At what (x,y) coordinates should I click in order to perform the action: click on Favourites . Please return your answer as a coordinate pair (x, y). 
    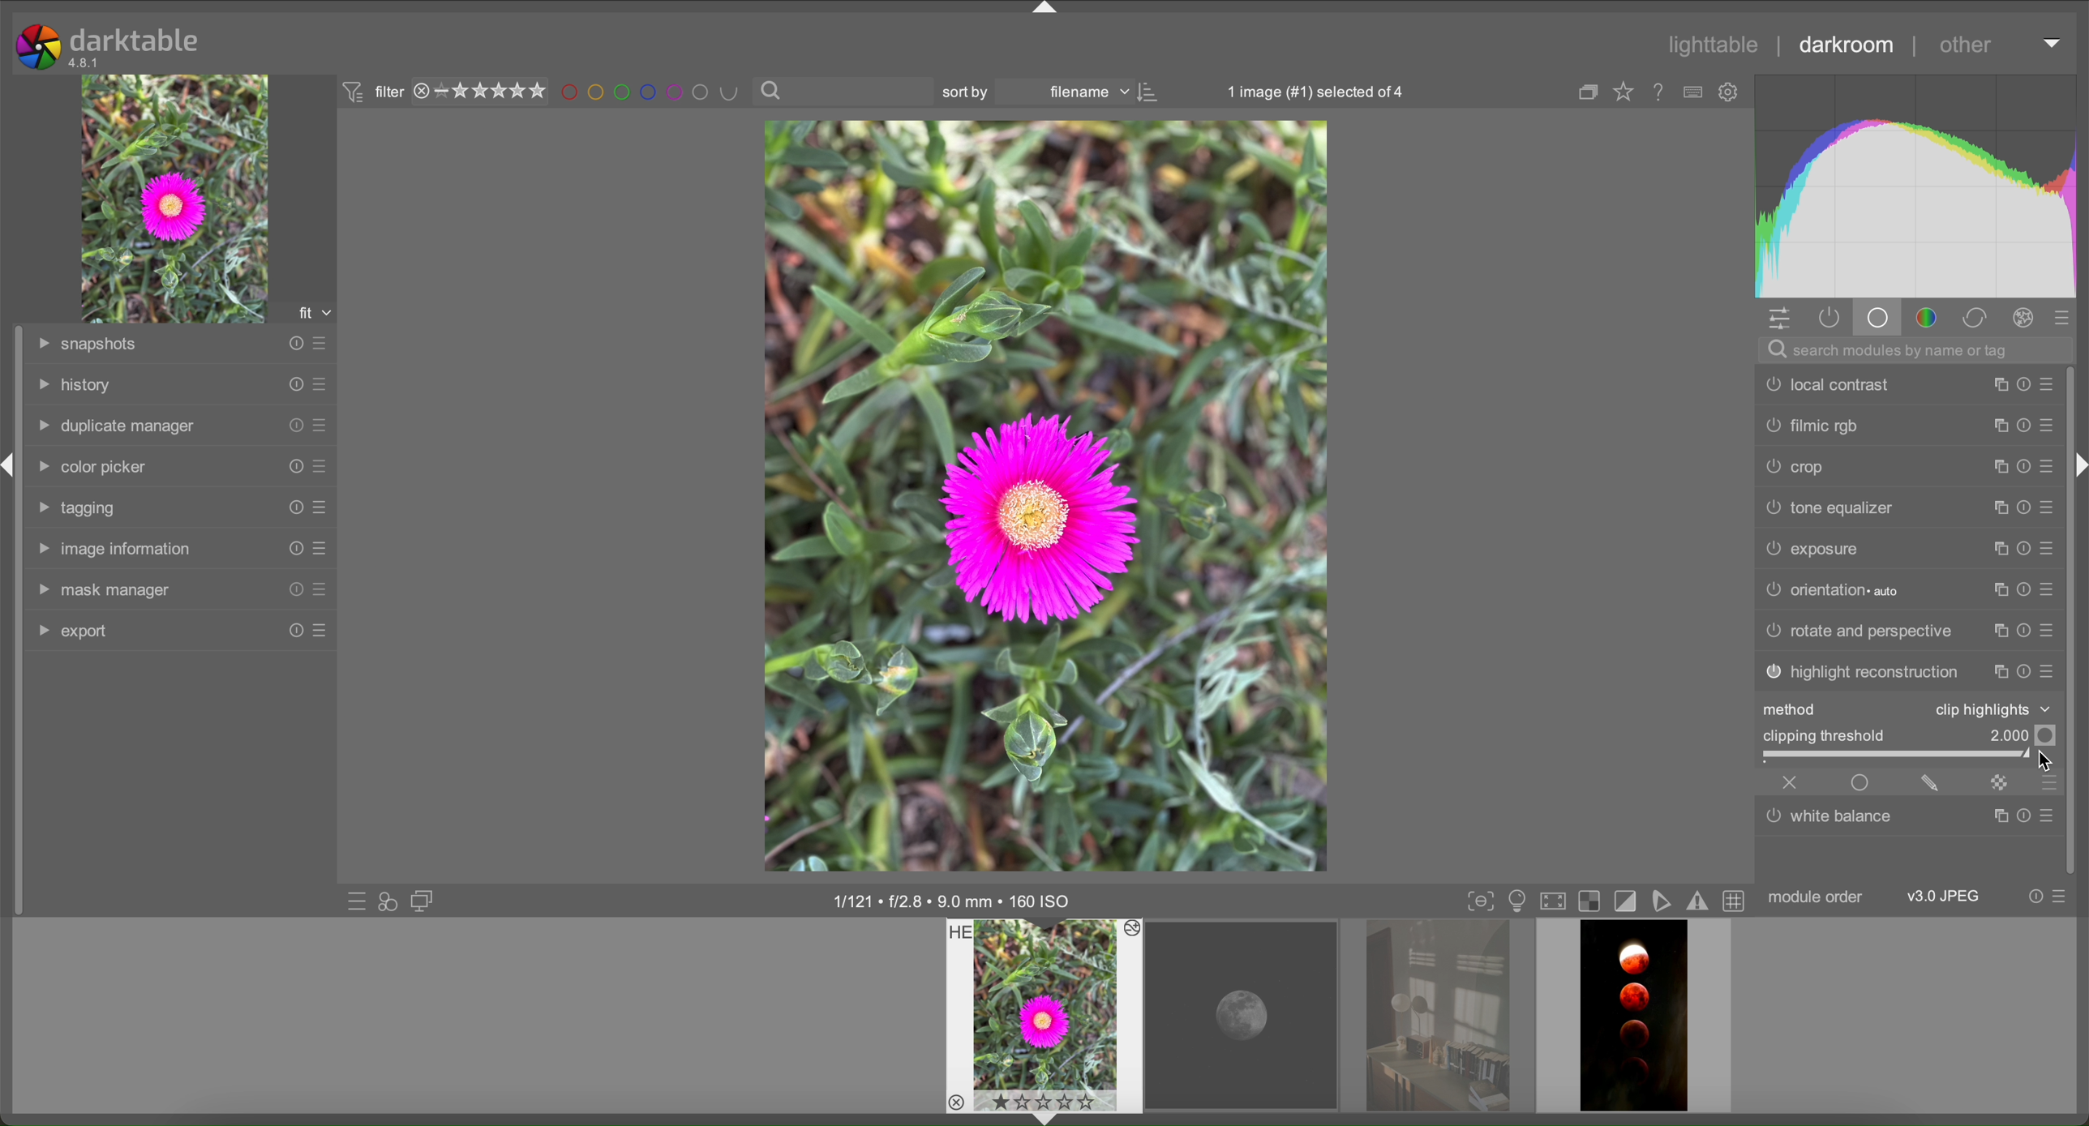
    Looking at the image, I should click on (1624, 94).